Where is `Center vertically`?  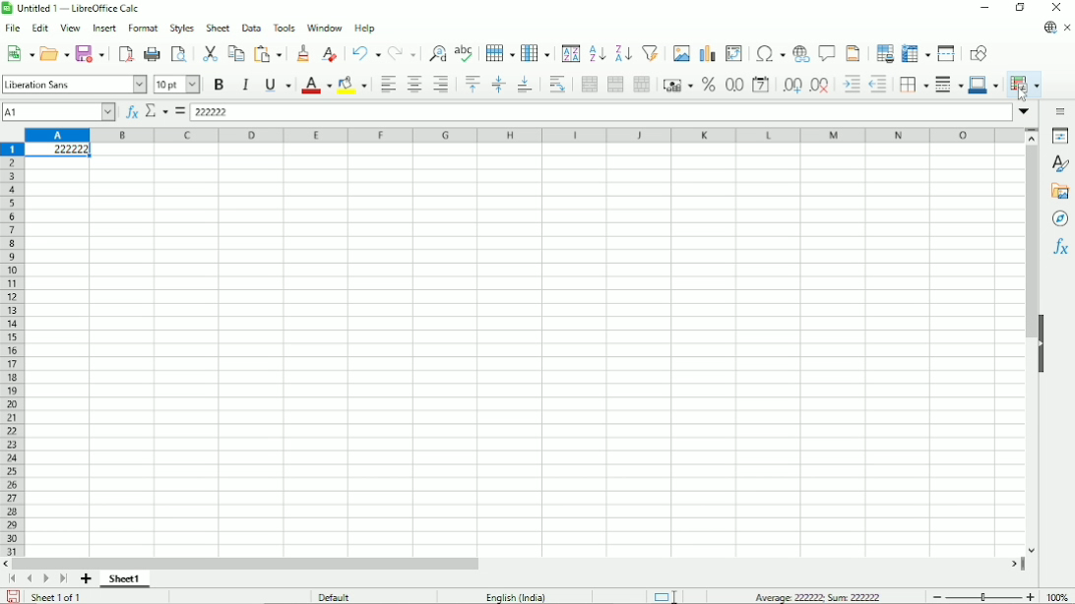
Center vertically is located at coordinates (497, 85).